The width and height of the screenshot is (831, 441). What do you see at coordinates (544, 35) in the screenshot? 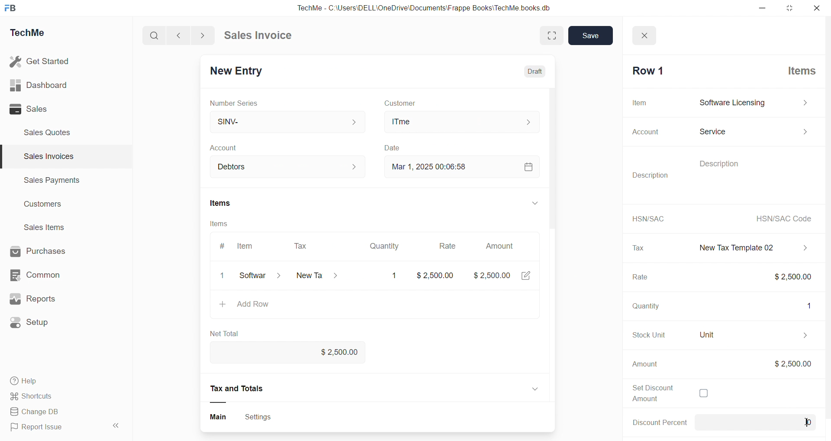
I see `Full width` at bounding box center [544, 35].